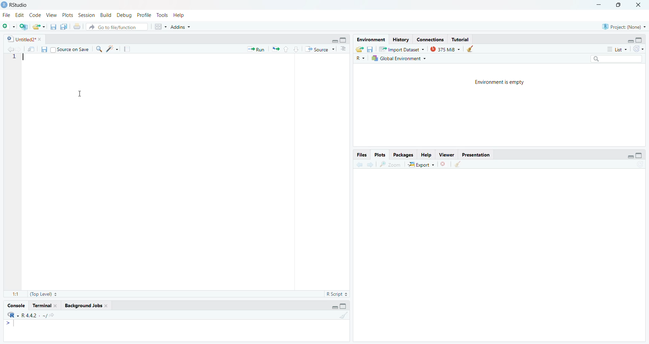 The height and width of the screenshot is (344, 649). I want to click on connections, so click(429, 39).